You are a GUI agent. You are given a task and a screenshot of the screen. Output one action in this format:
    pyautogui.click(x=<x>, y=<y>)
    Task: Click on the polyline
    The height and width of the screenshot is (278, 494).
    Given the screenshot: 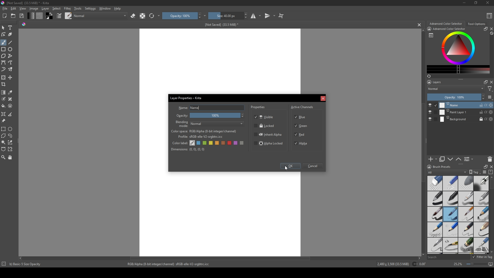 What is the action you would take?
    pyautogui.click(x=11, y=56)
    